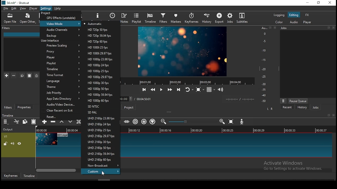 Image resolution: width=337 pixels, height=189 pixels. I want to click on resolution option, so click(100, 113).